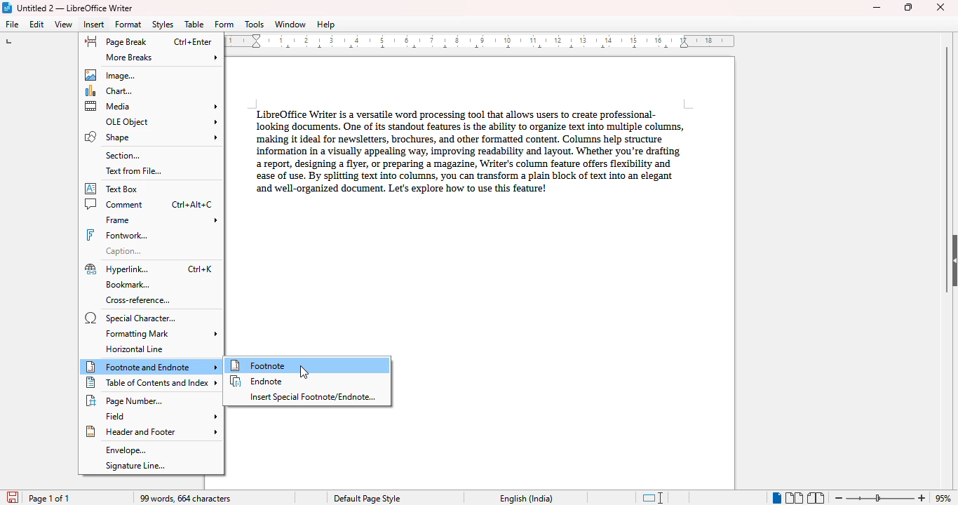  What do you see at coordinates (133, 172) in the screenshot?
I see `text from file` at bounding box center [133, 172].